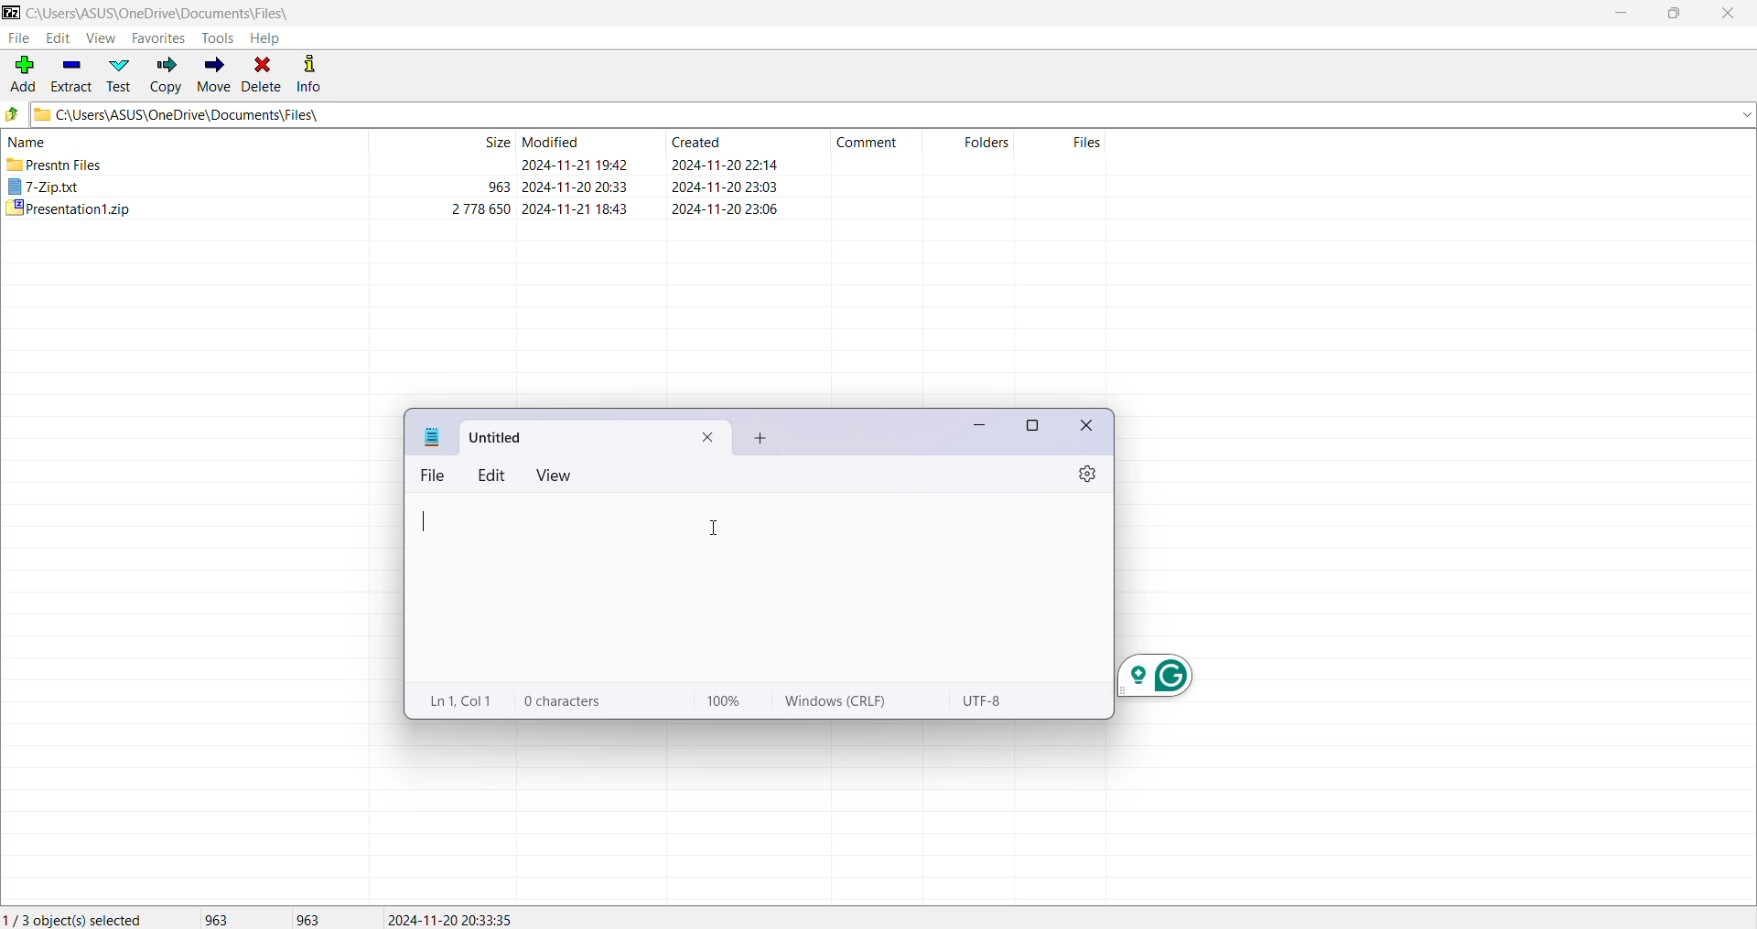  Describe the element at coordinates (20, 39) in the screenshot. I see `File` at that location.